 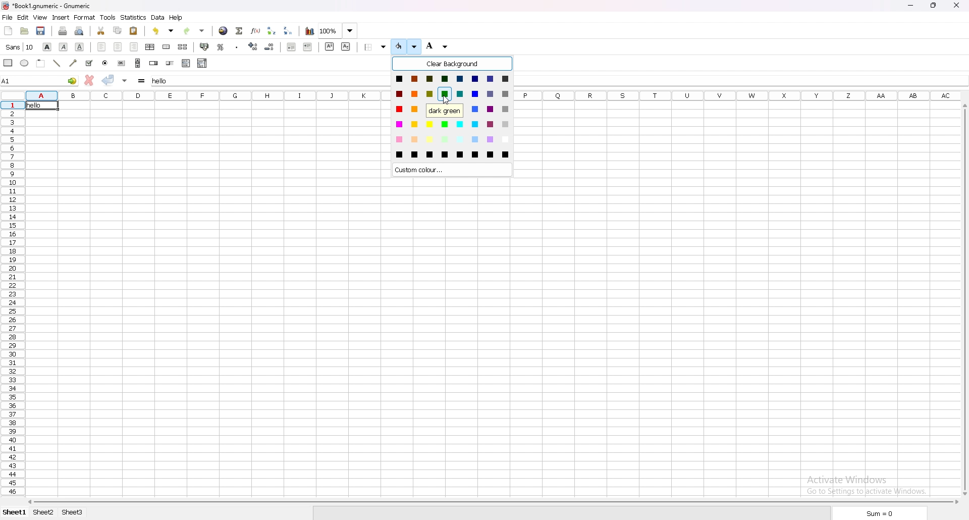 I want to click on merge cells, so click(x=167, y=47).